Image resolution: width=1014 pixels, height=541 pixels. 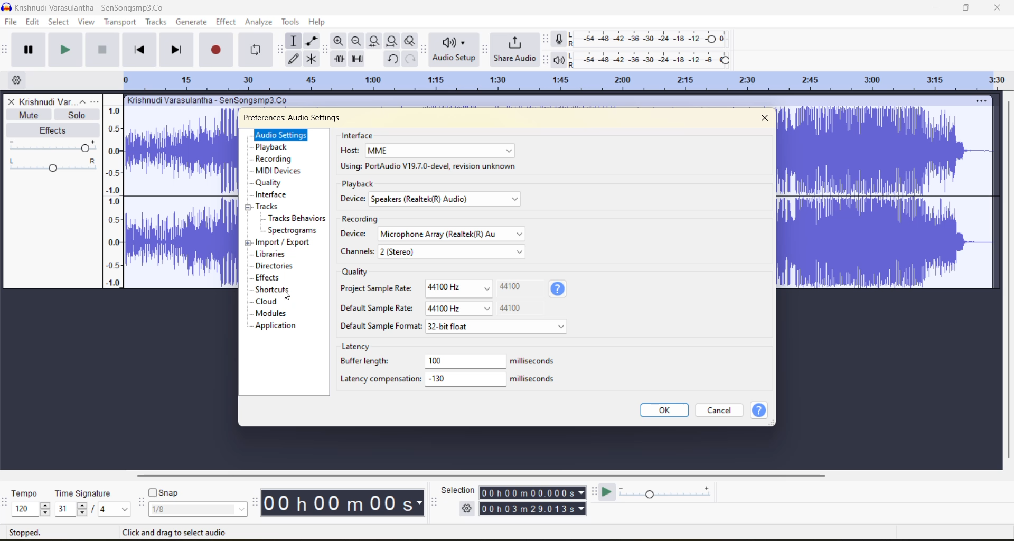 I want to click on file name, so click(x=61, y=102).